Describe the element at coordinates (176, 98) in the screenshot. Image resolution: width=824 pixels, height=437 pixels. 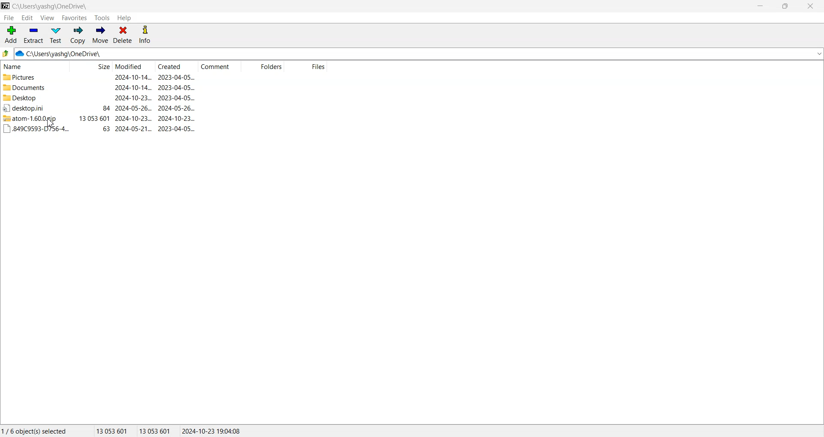
I see `2023-04-05` at that location.